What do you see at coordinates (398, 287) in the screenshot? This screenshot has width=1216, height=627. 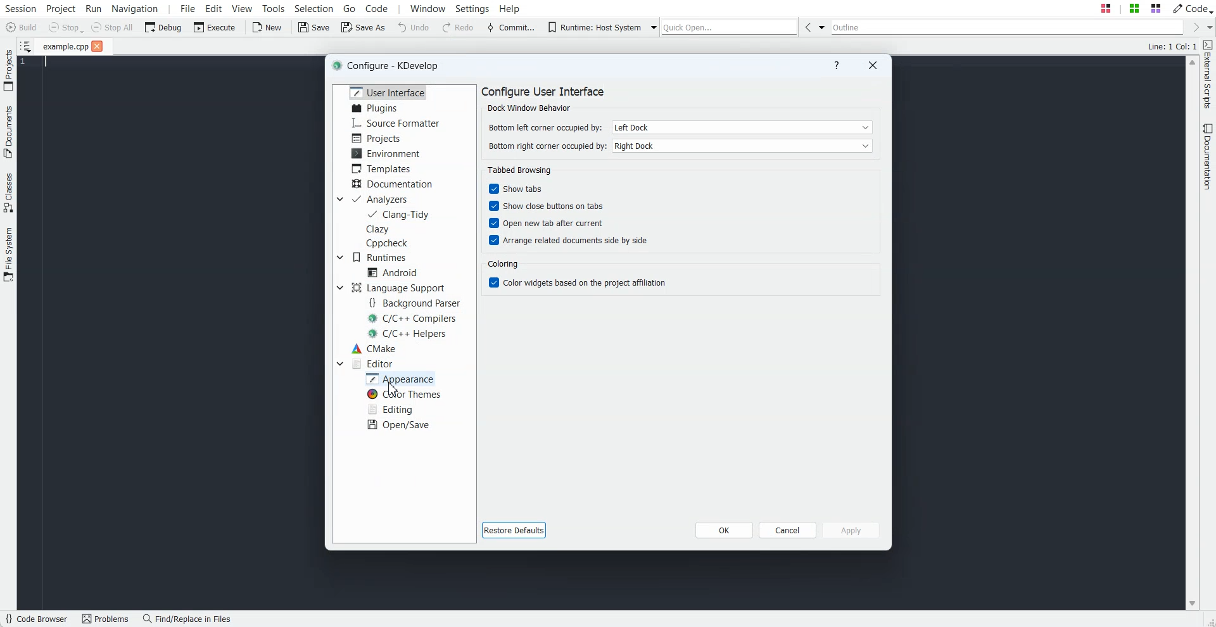 I see `Language Support` at bounding box center [398, 287].